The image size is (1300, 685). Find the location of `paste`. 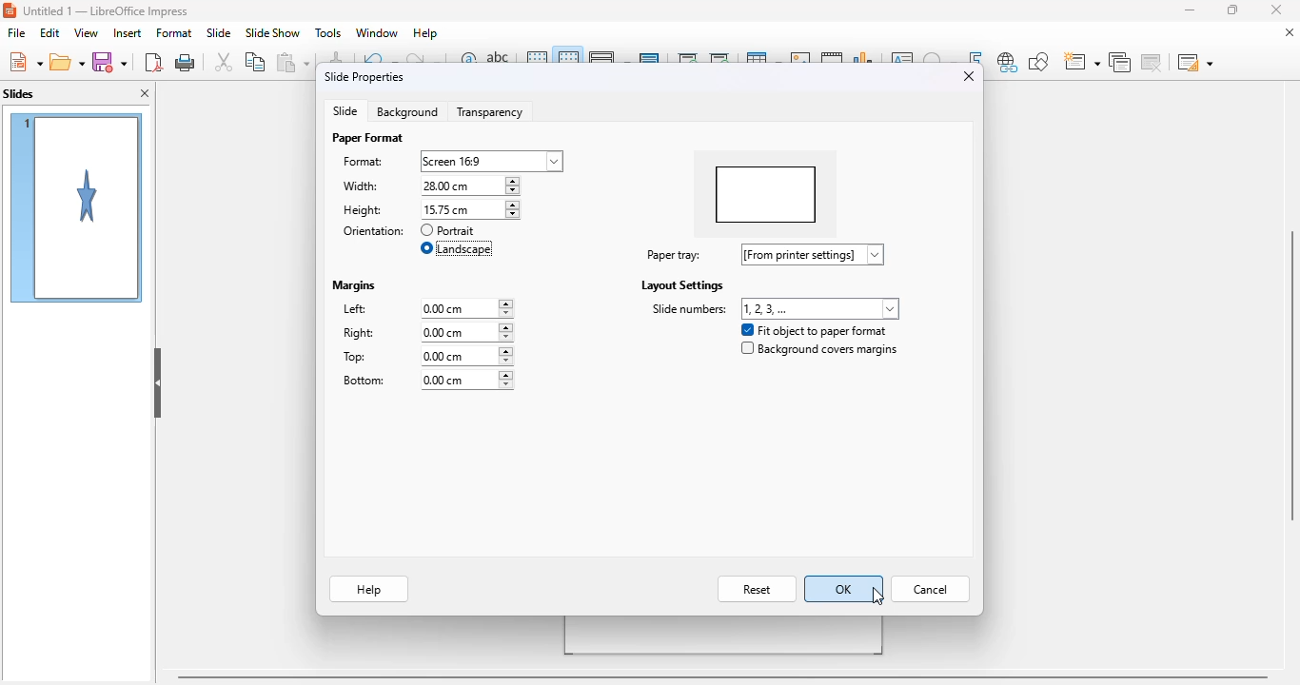

paste is located at coordinates (292, 61).